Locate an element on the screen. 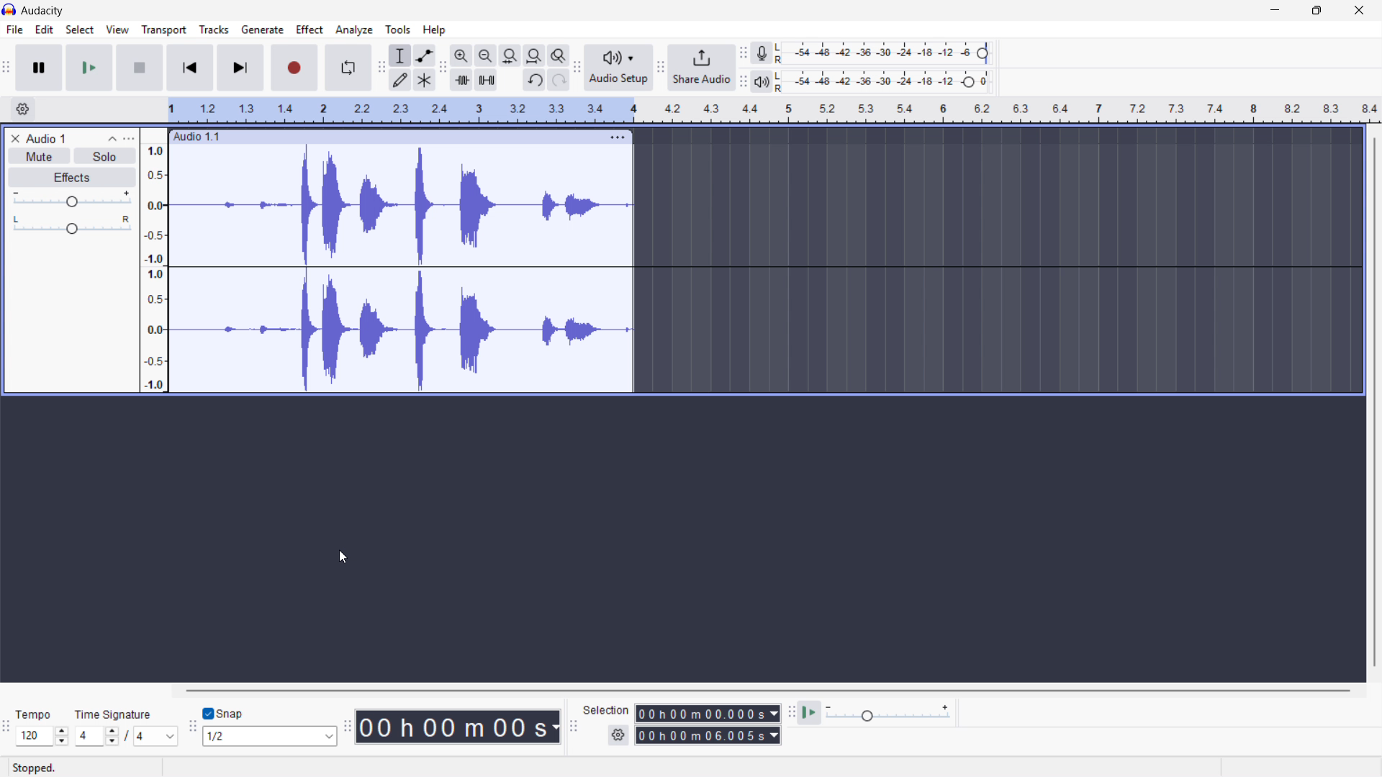  Track options is located at coordinates (616, 135).